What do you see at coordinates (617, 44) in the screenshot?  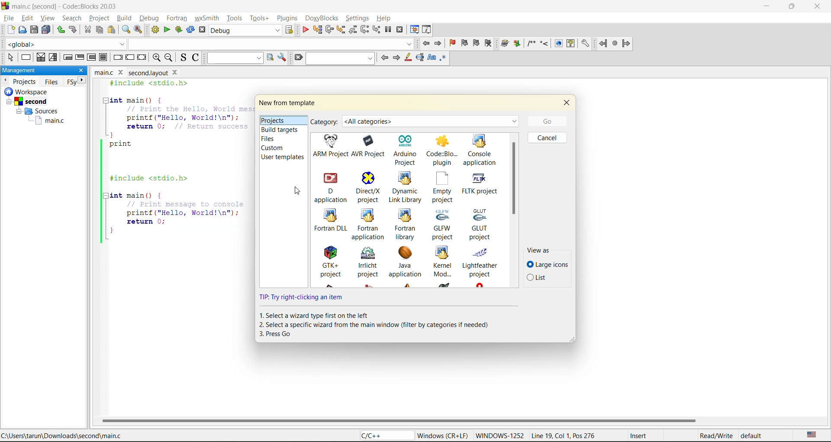 I see `fortran reference` at bounding box center [617, 44].